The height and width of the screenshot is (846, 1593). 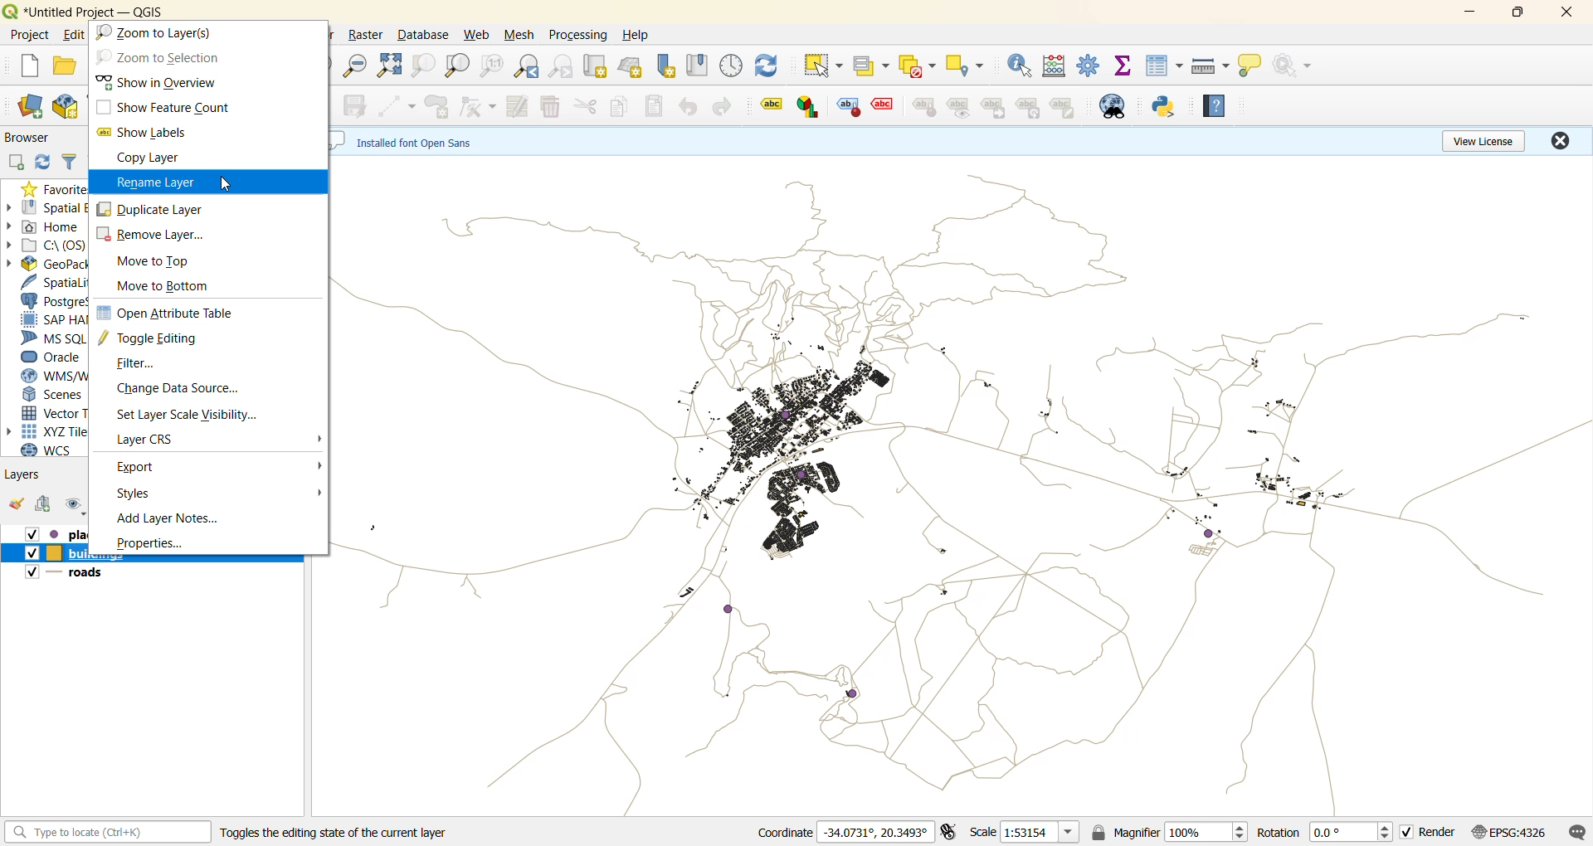 What do you see at coordinates (917, 64) in the screenshot?
I see `deselect value` at bounding box center [917, 64].